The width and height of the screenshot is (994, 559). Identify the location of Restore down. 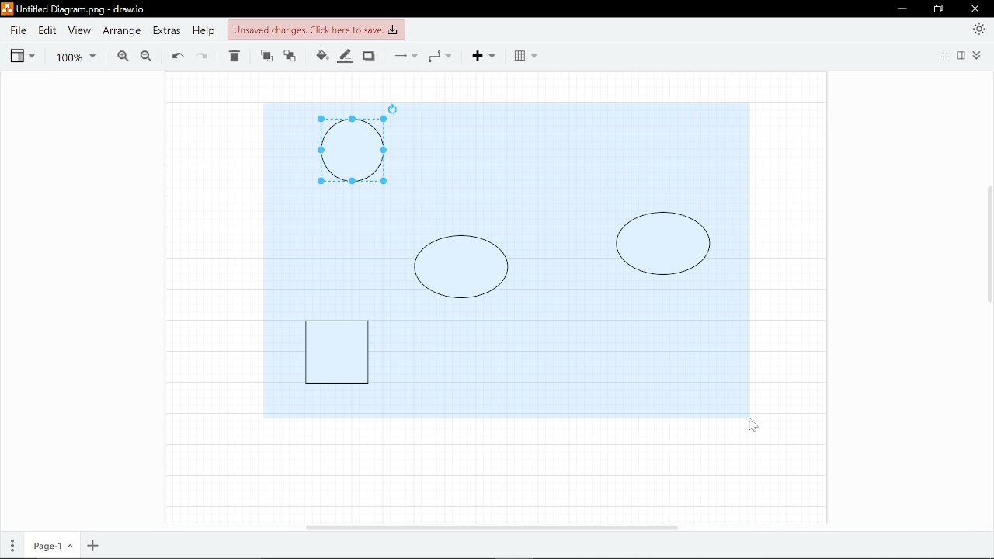
(939, 9).